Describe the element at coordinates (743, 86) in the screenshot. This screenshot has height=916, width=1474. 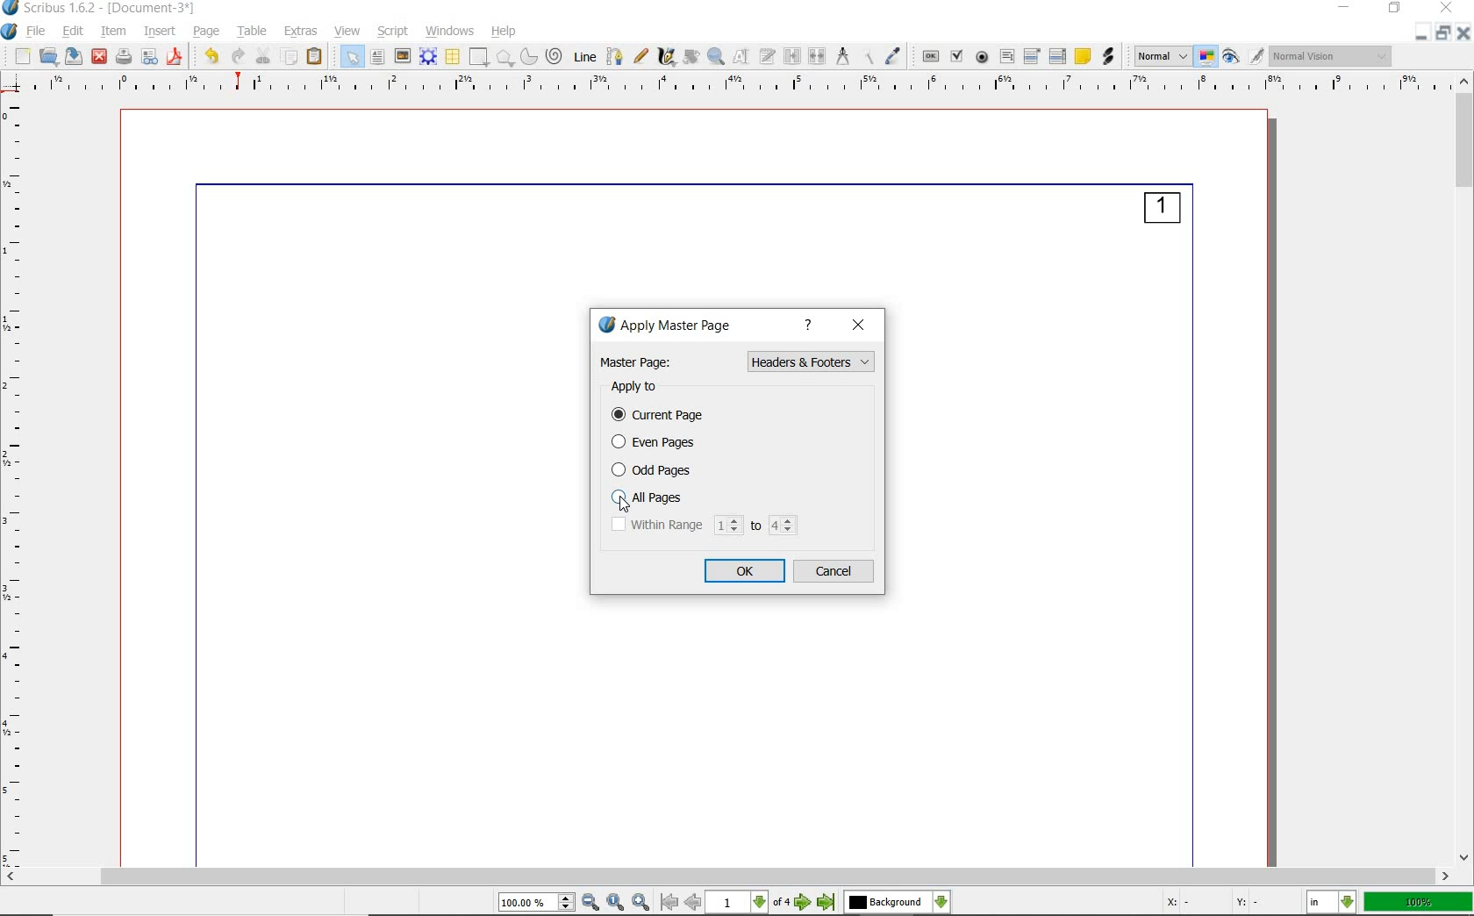
I see `Ruler` at that location.